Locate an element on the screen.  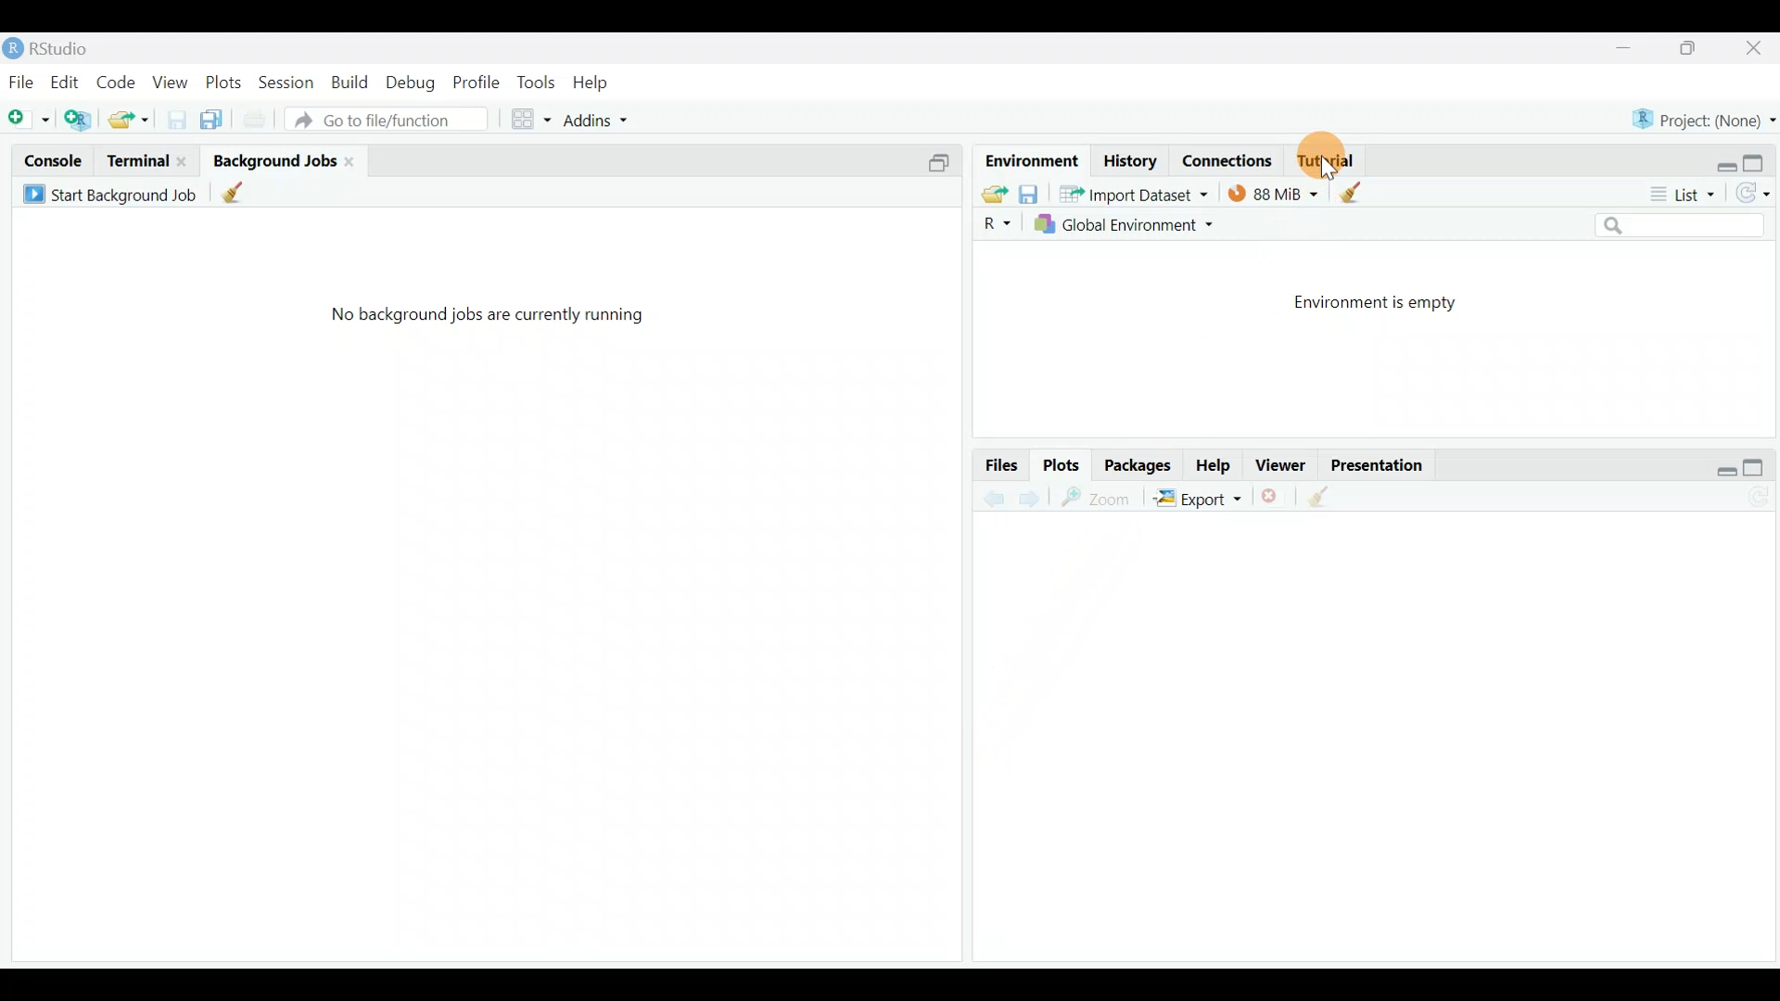
Restore down is located at coordinates (1713, 162).